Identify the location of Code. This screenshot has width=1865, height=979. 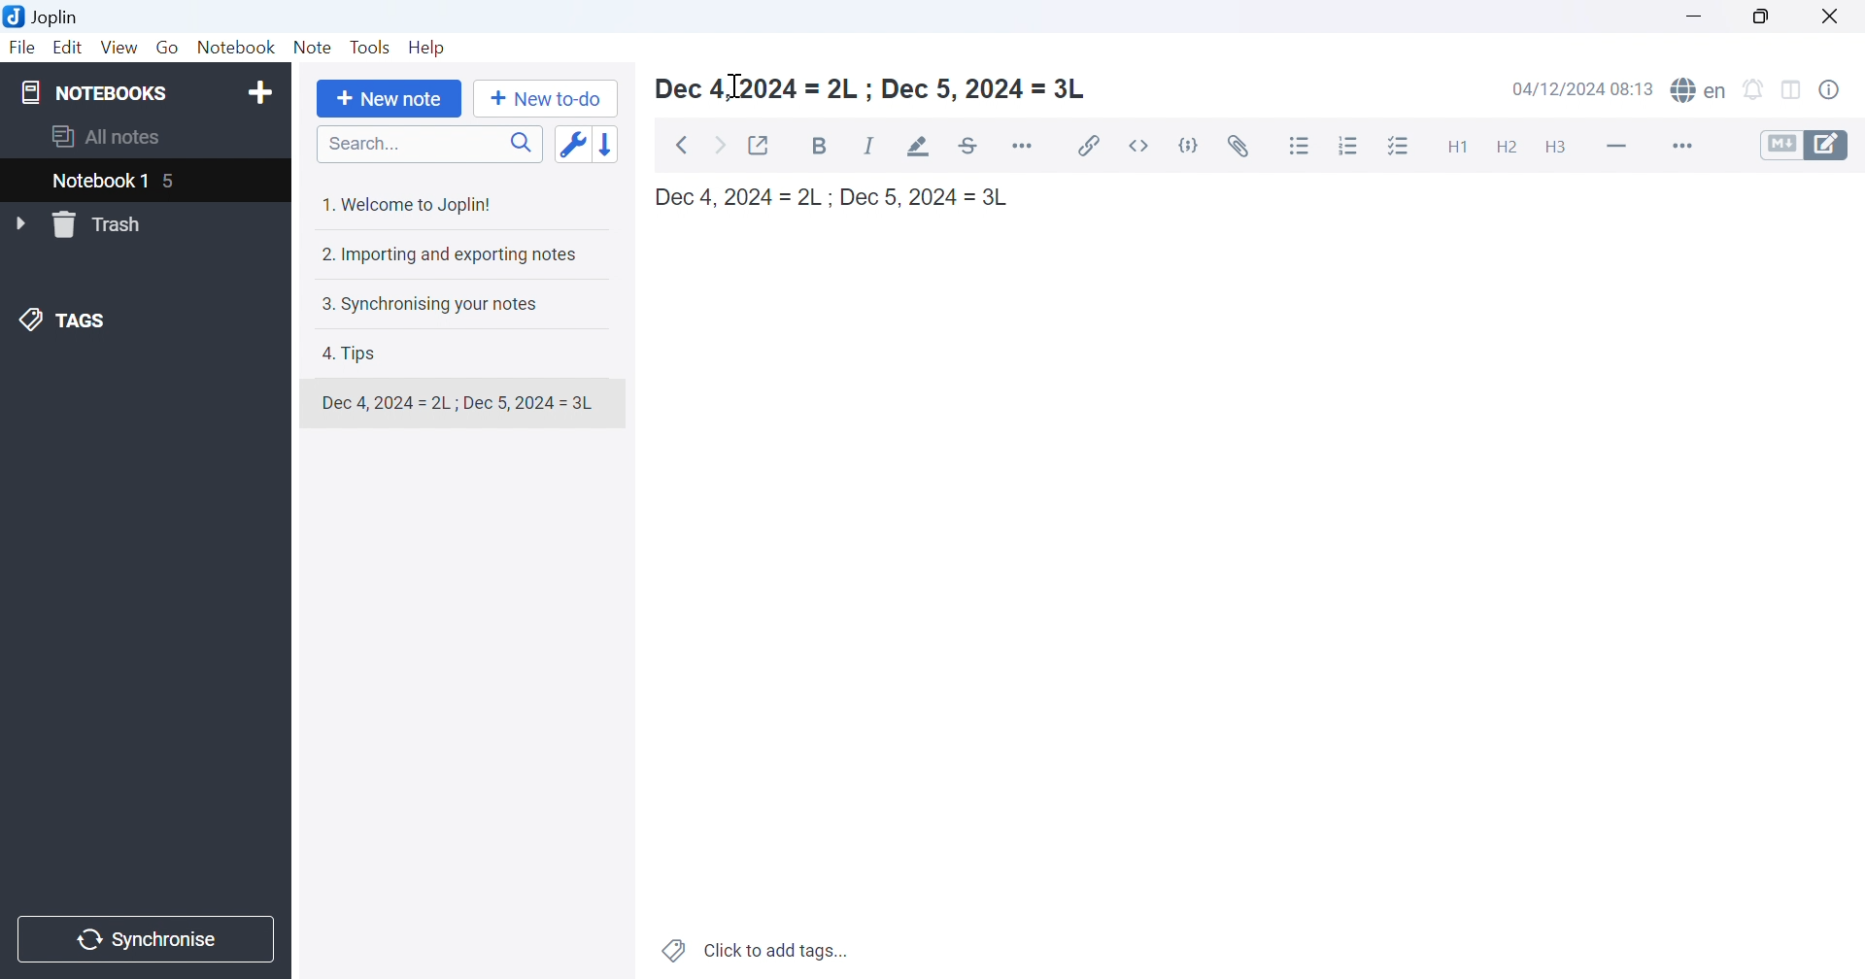
(1191, 146).